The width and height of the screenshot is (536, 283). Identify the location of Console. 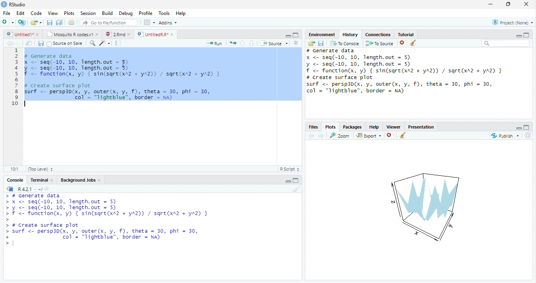
(15, 180).